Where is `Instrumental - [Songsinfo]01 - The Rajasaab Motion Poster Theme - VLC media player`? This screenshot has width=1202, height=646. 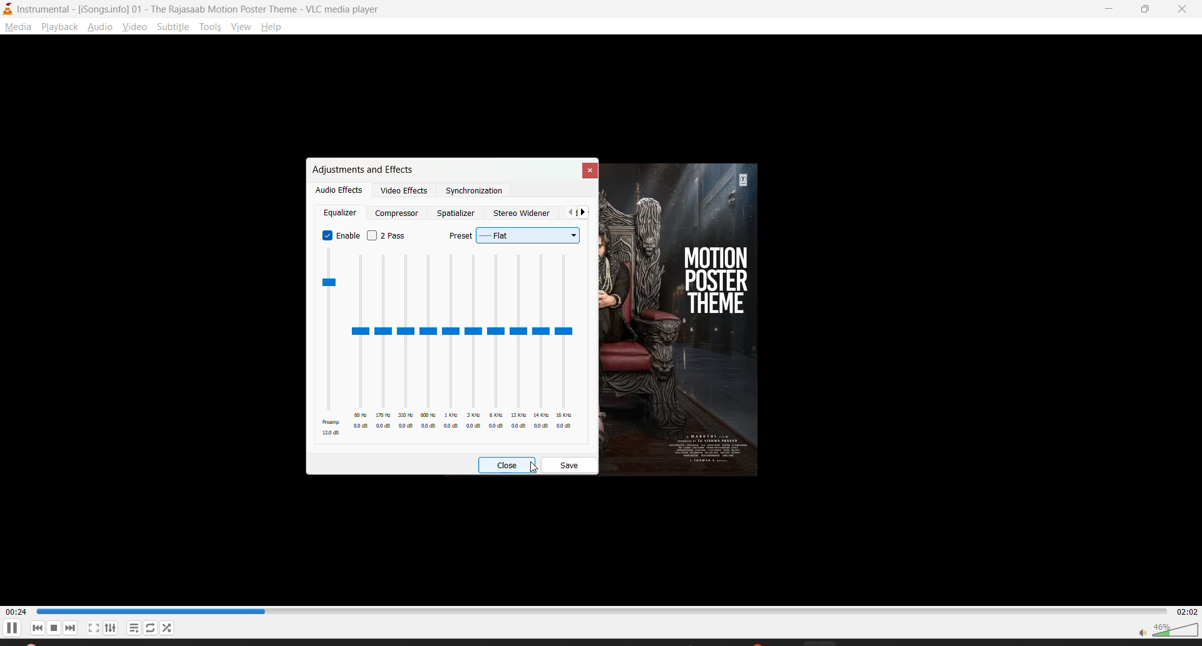
Instrumental - [Songsinfo]01 - The Rajasaab Motion Poster Theme - VLC media player is located at coordinates (195, 9).